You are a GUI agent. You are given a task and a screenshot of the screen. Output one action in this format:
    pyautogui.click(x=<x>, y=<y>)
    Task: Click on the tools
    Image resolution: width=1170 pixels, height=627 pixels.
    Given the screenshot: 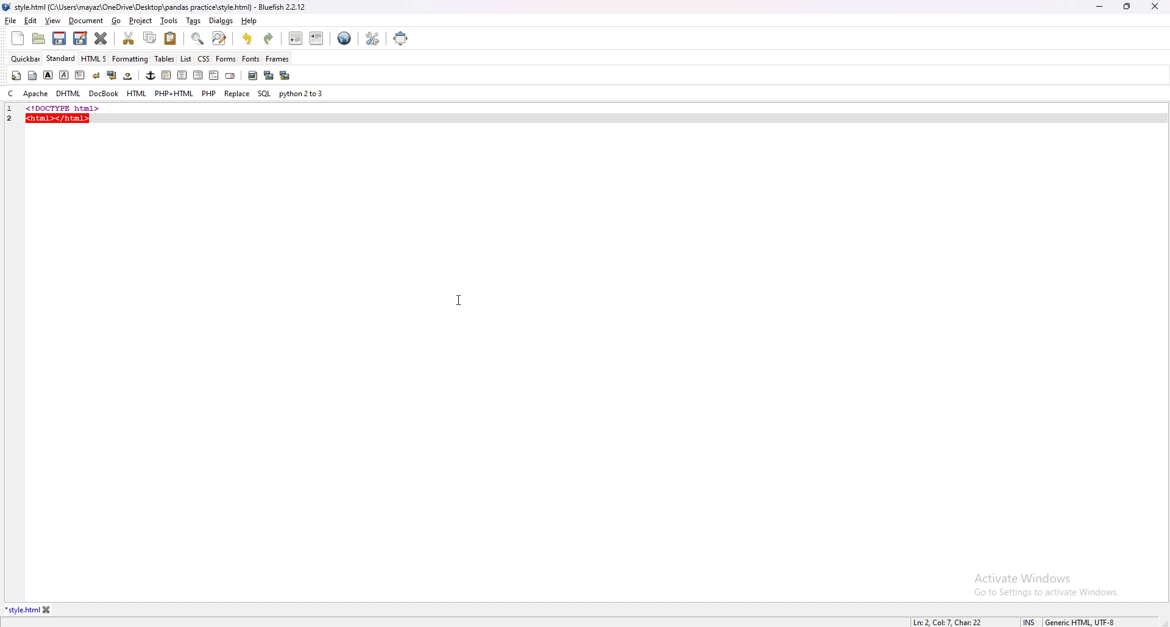 What is the action you would take?
    pyautogui.click(x=169, y=21)
    